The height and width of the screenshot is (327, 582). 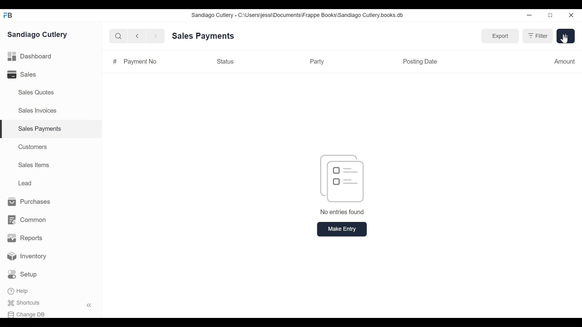 What do you see at coordinates (566, 36) in the screenshot?
I see `+` at bounding box center [566, 36].